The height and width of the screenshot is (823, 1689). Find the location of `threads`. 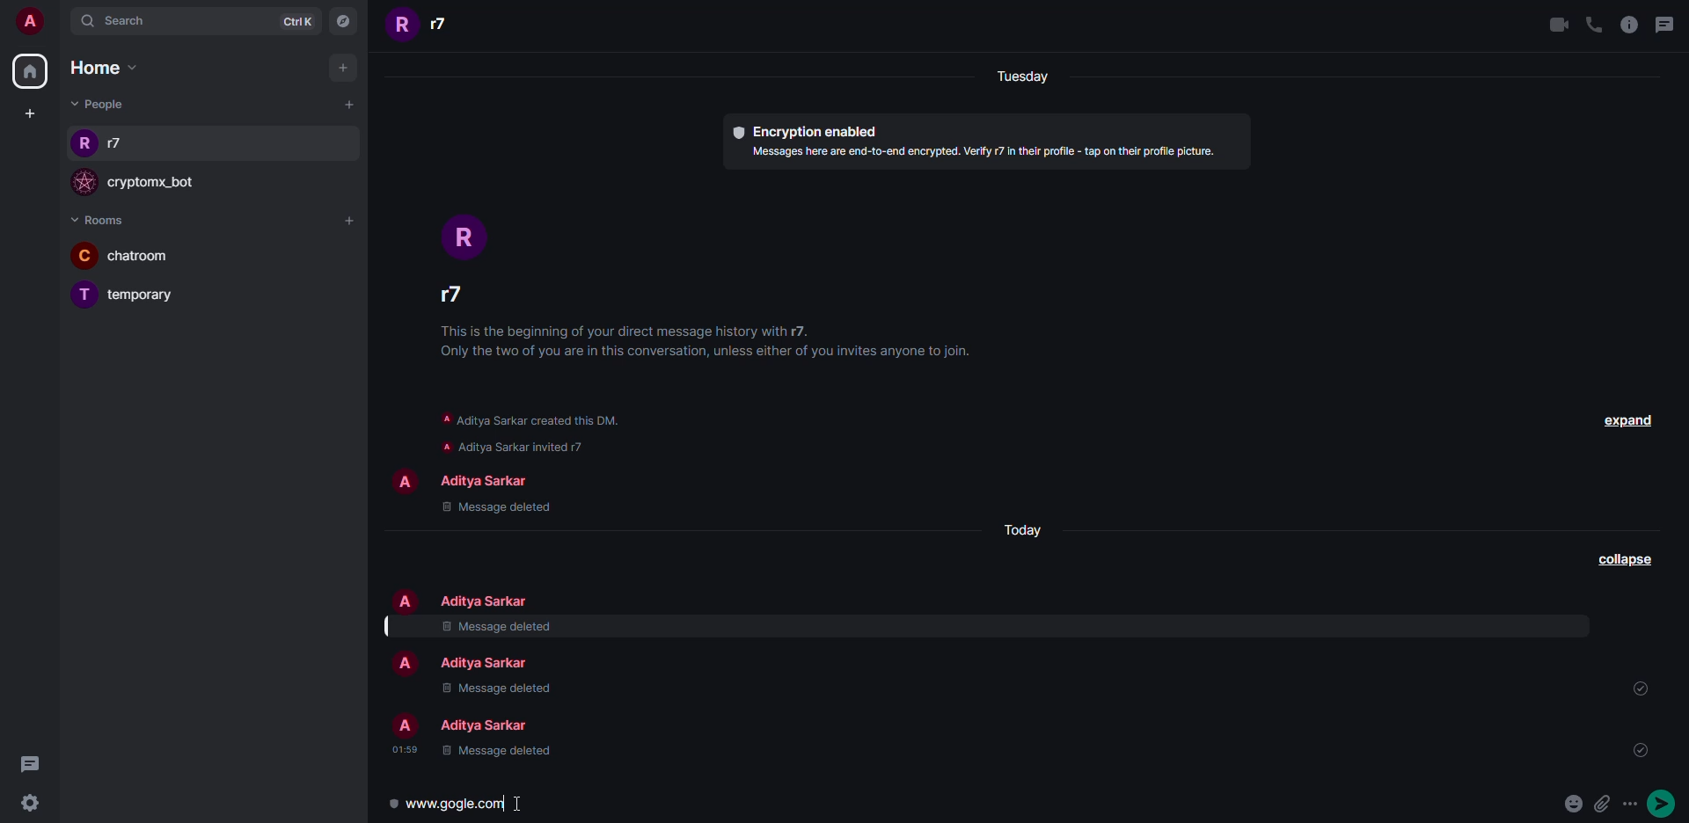

threads is located at coordinates (29, 761).